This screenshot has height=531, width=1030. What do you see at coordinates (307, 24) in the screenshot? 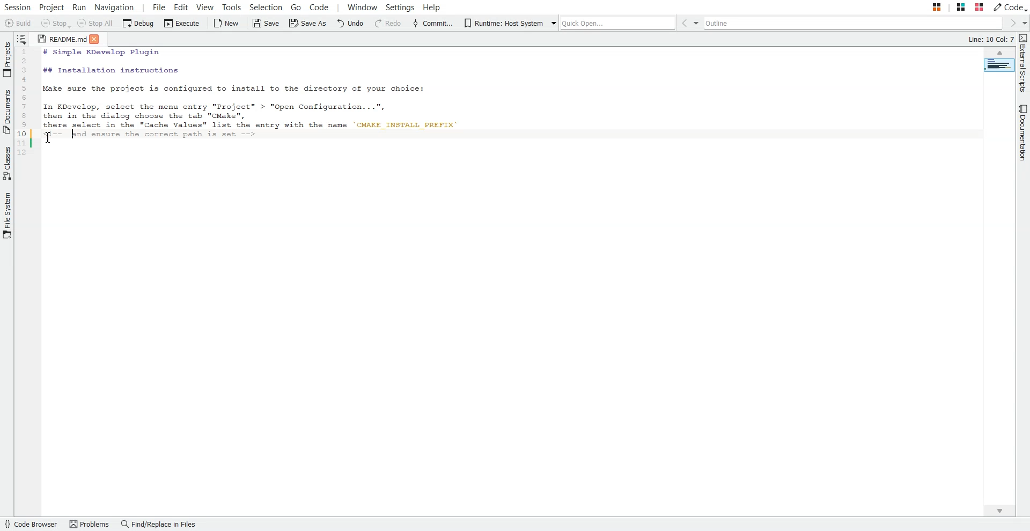
I see `Save As` at bounding box center [307, 24].